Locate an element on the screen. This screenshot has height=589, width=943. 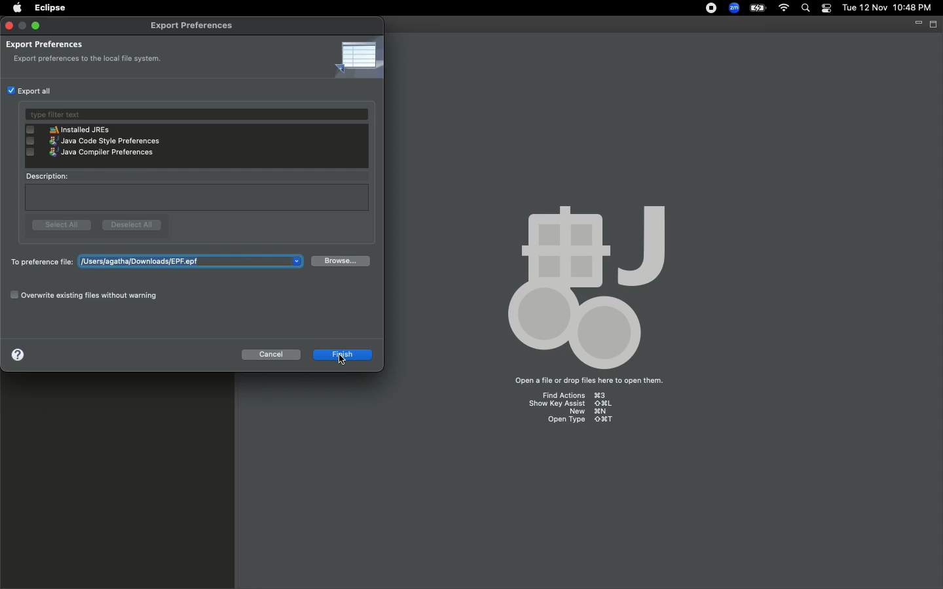
Finish is located at coordinates (342, 355).